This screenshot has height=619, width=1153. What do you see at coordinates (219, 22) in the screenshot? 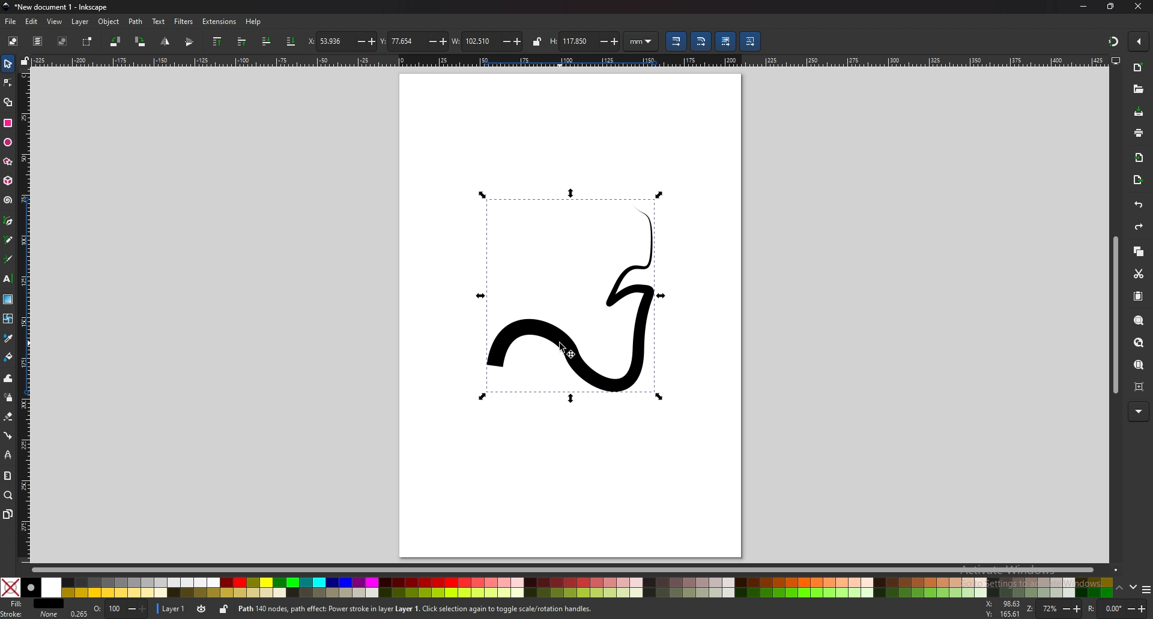
I see `extensions` at bounding box center [219, 22].